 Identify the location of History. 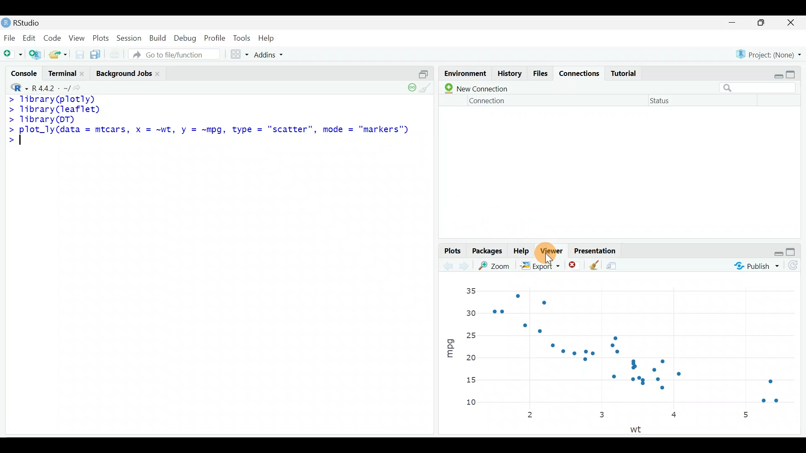
(508, 73).